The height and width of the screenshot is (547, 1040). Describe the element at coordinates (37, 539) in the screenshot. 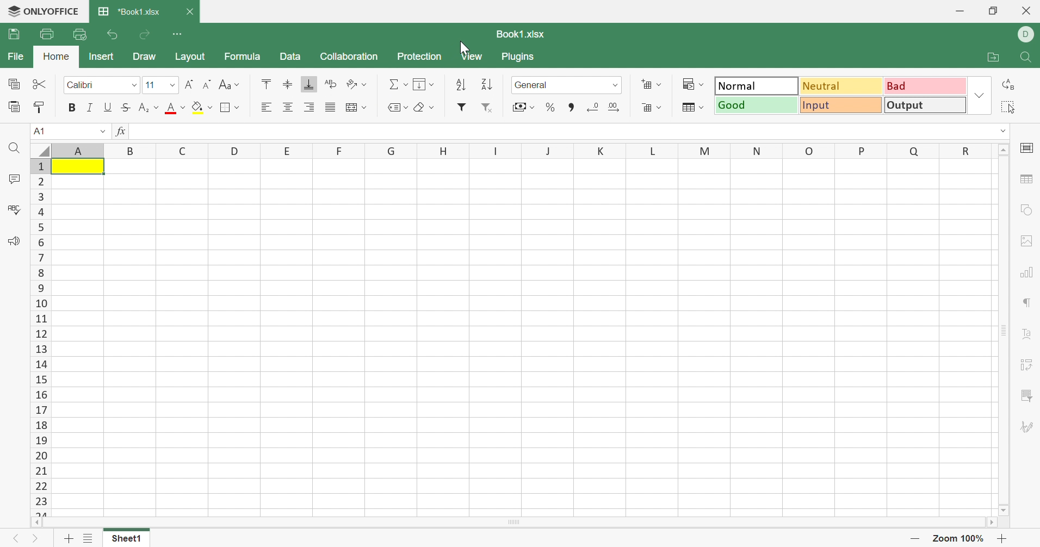

I see `Next` at that location.